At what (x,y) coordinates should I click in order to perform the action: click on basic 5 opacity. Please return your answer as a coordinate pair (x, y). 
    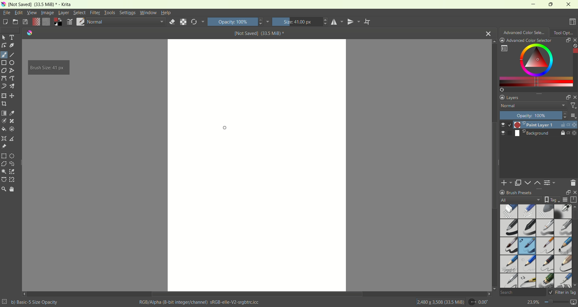
    Looking at the image, I should click on (527, 247).